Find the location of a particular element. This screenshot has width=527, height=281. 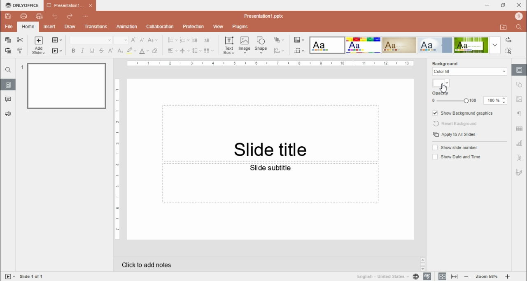

decrease indent is located at coordinates (195, 40).